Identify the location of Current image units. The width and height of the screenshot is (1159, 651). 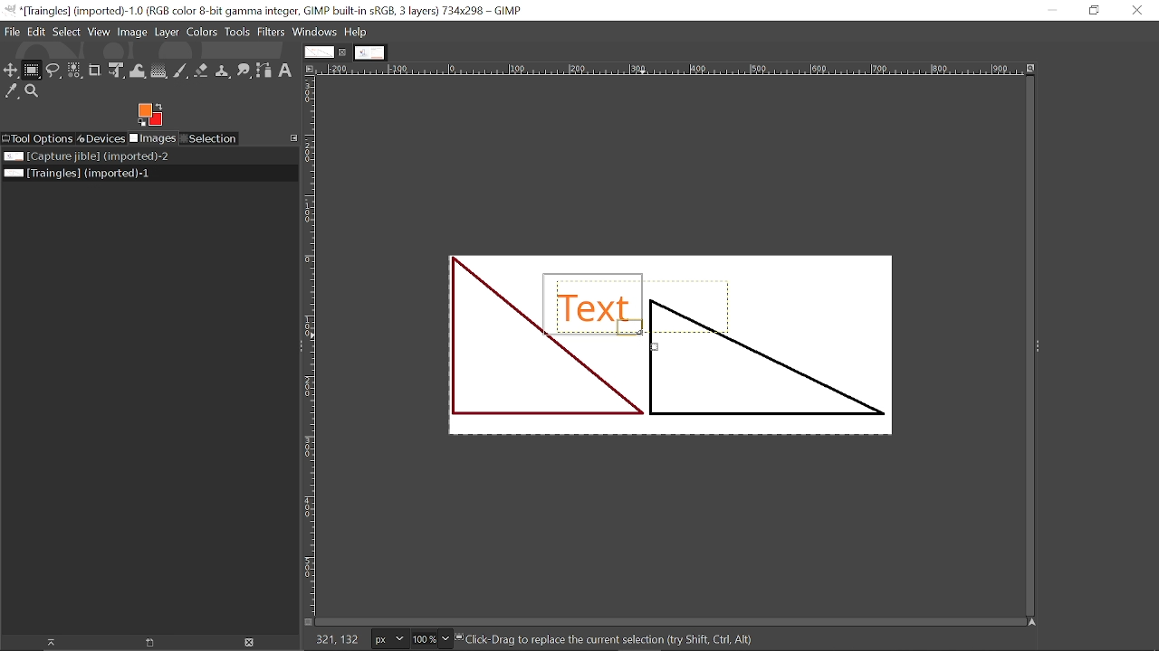
(385, 637).